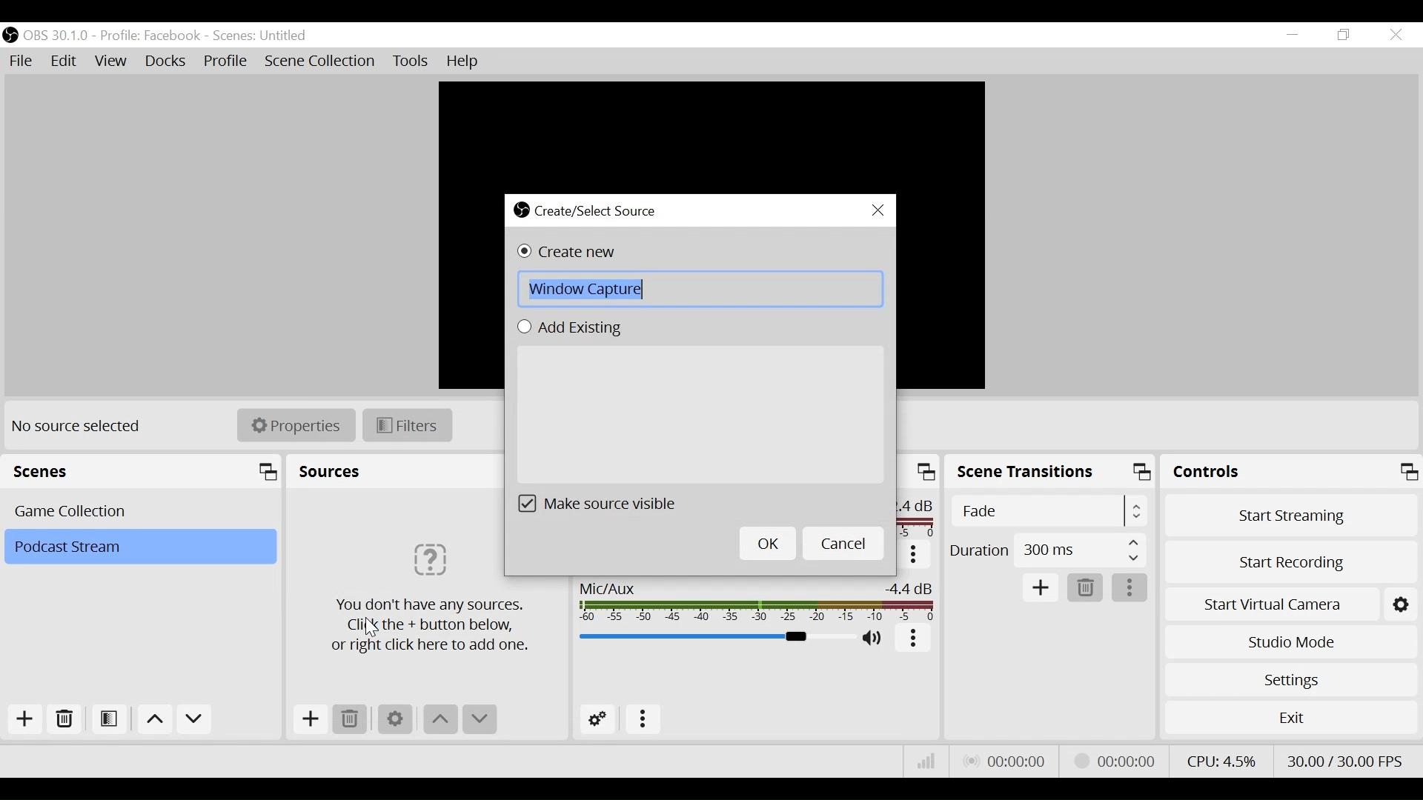 This screenshot has width=1423, height=800. Describe the element at coordinates (1291, 719) in the screenshot. I see `Exit` at that location.